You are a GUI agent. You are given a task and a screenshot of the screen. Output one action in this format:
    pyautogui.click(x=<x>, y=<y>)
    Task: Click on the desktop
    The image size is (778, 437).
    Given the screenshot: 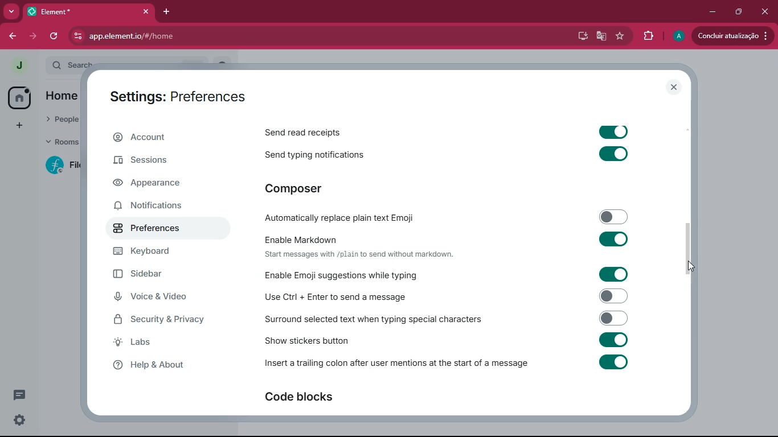 What is the action you would take?
    pyautogui.click(x=582, y=37)
    